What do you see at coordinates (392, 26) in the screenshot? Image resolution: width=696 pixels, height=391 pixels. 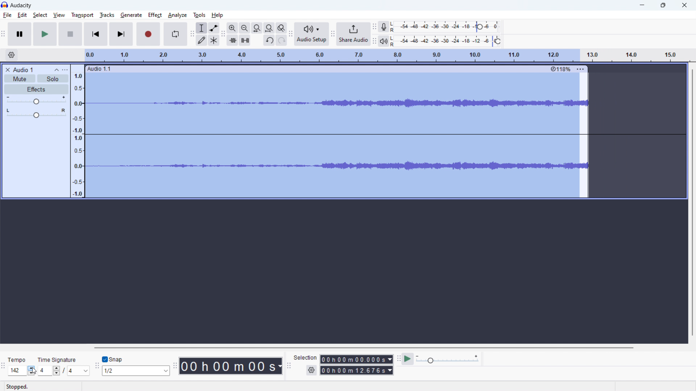 I see `LR` at bounding box center [392, 26].